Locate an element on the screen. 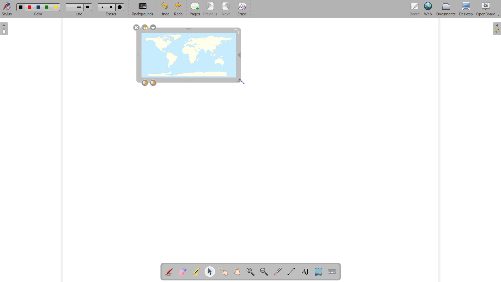 The height and width of the screenshot is (282, 501). red is located at coordinates (30, 7).